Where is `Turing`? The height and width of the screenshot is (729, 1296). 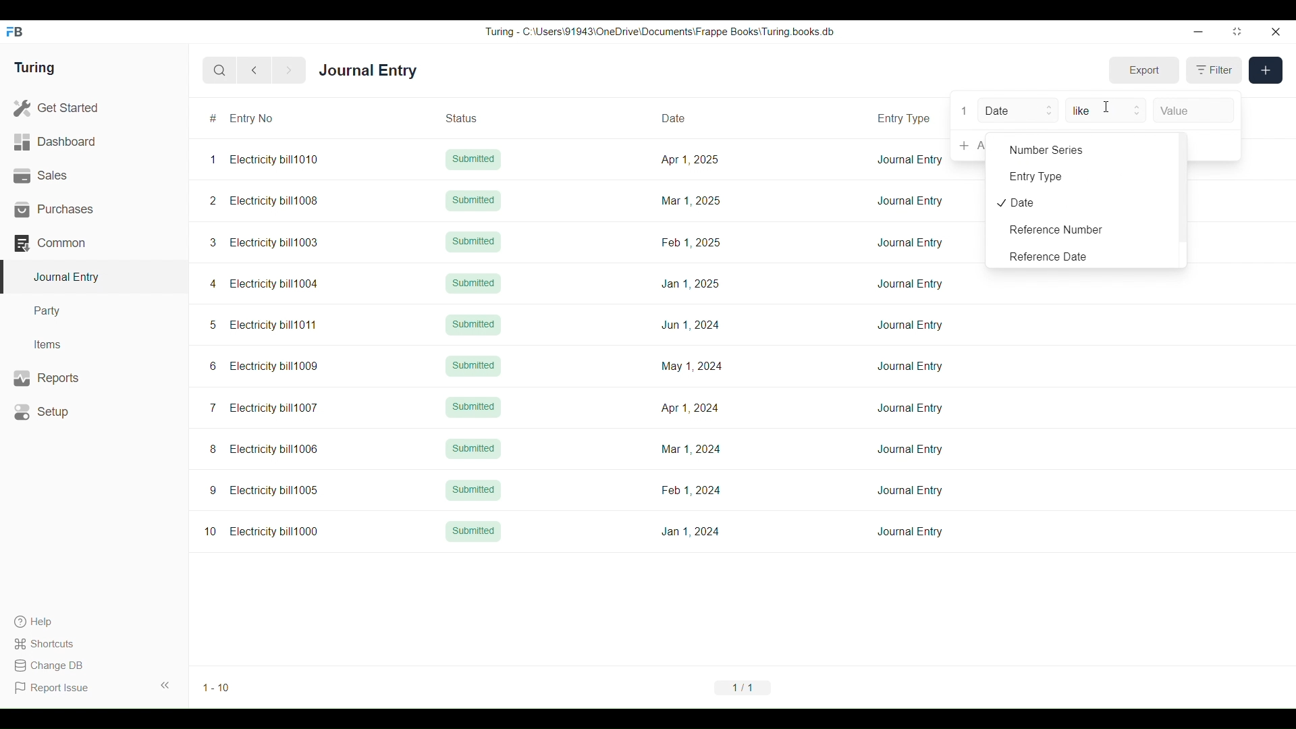 Turing is located at coordinates (35, 67).